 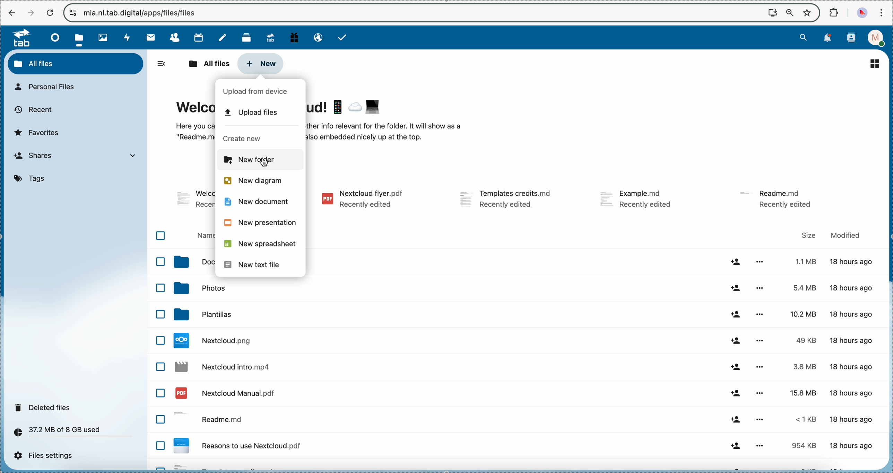 What do you see at coordinates (259, 223) in the screenshot?
I see `new presentation` at bounding box center [259, 223].